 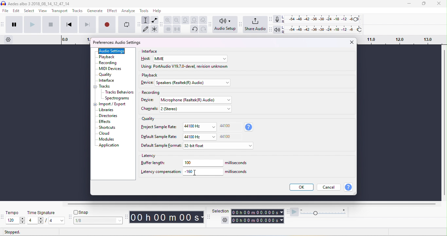 What do you see at coordinates (194, 29) in the screenshot?
I see `undo` at bounding box center [194, 29].